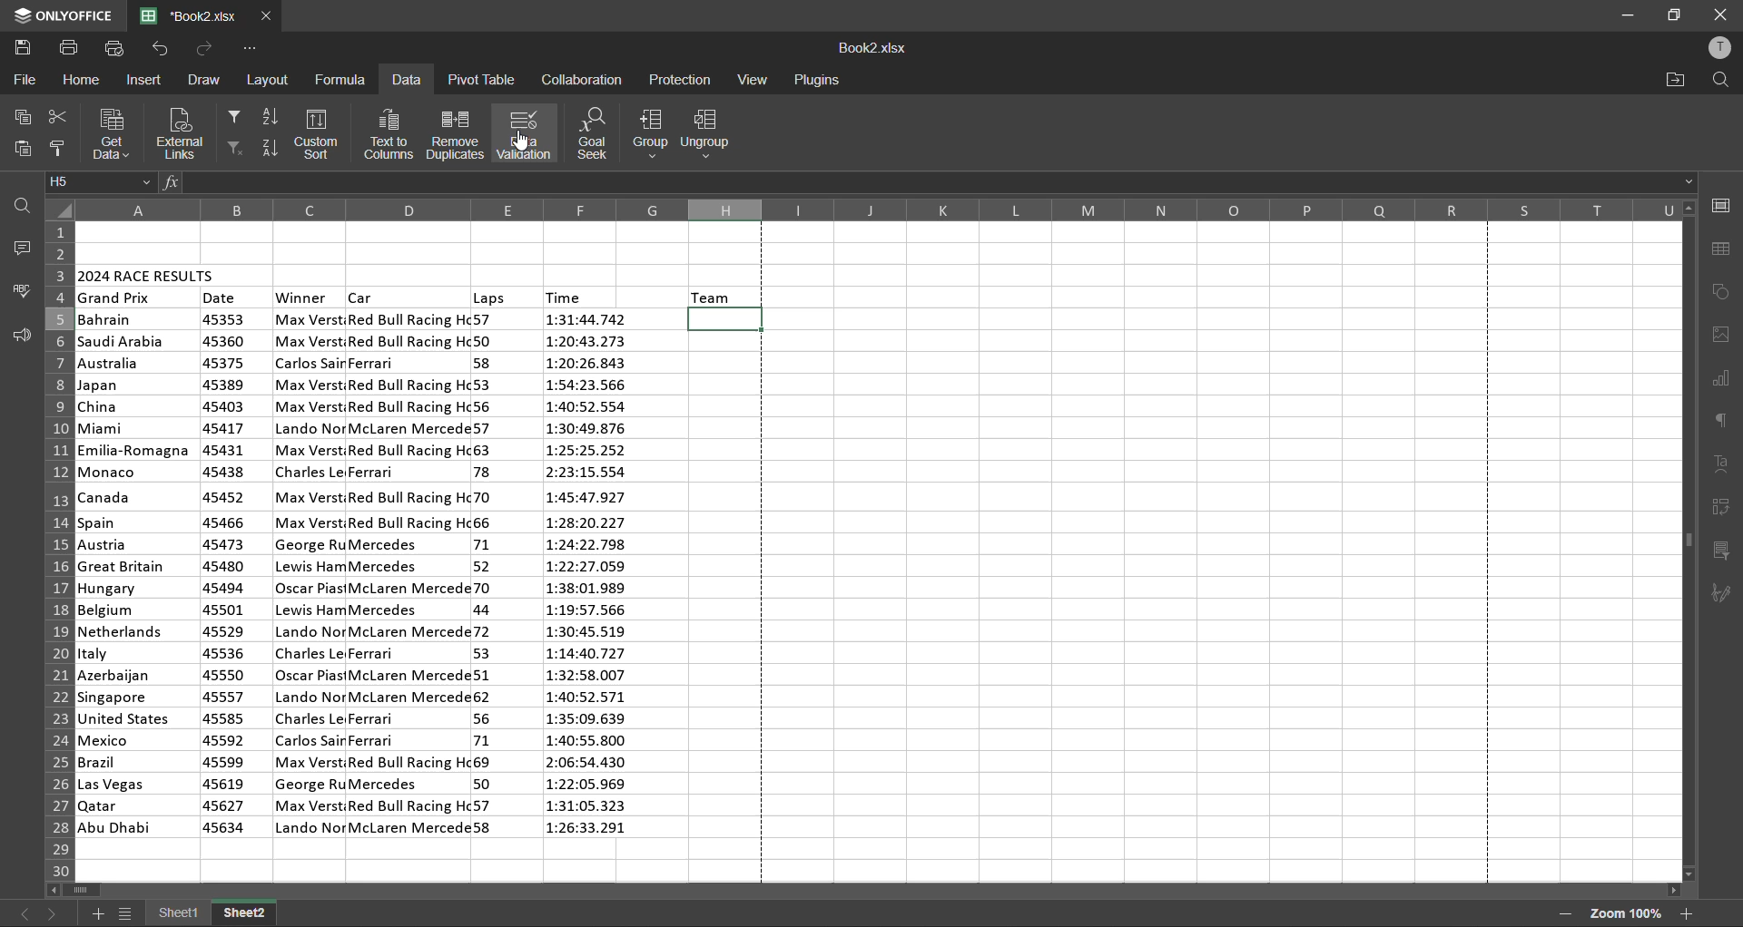  Describe the element at coordinates (23, 912) in the screenshot. I see `previous` at that location.